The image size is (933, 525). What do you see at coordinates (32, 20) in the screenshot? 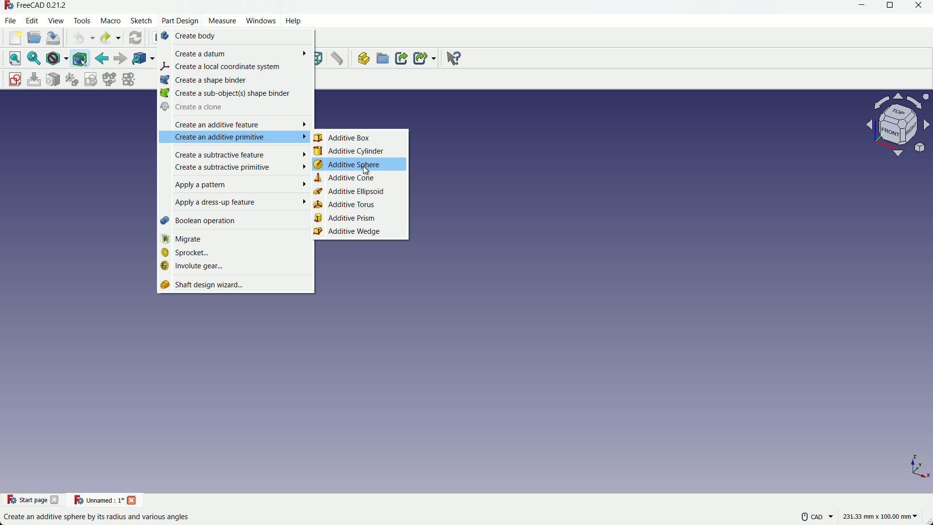
I see `edit ` at bounding box center [32, 20].